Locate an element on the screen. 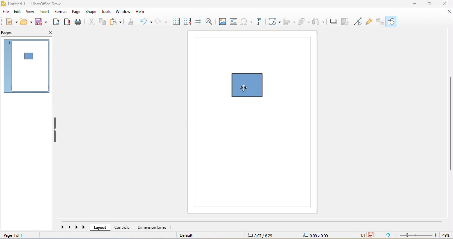  view is located at coordinates (30, 12).